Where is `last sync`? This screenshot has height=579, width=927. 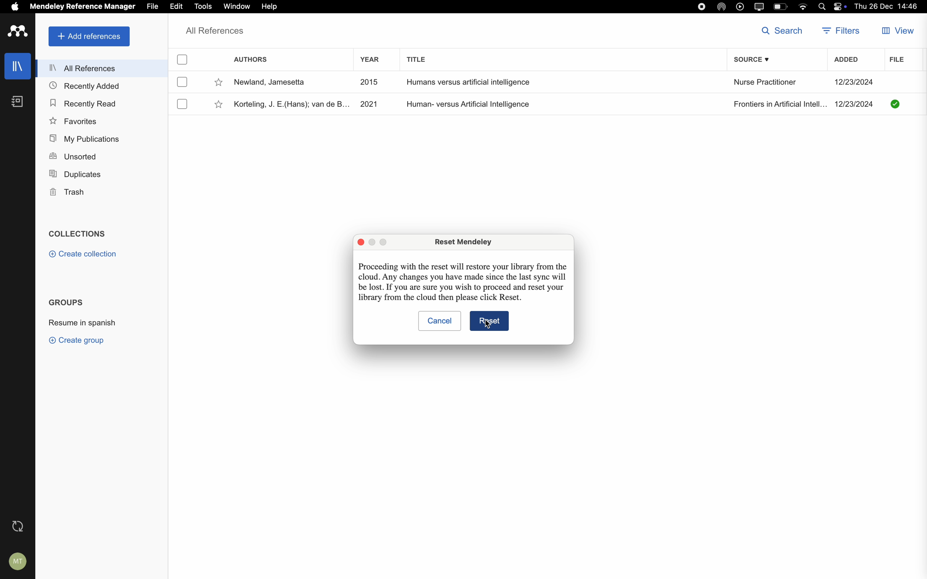
last sync is located at coordinates (17, 525).